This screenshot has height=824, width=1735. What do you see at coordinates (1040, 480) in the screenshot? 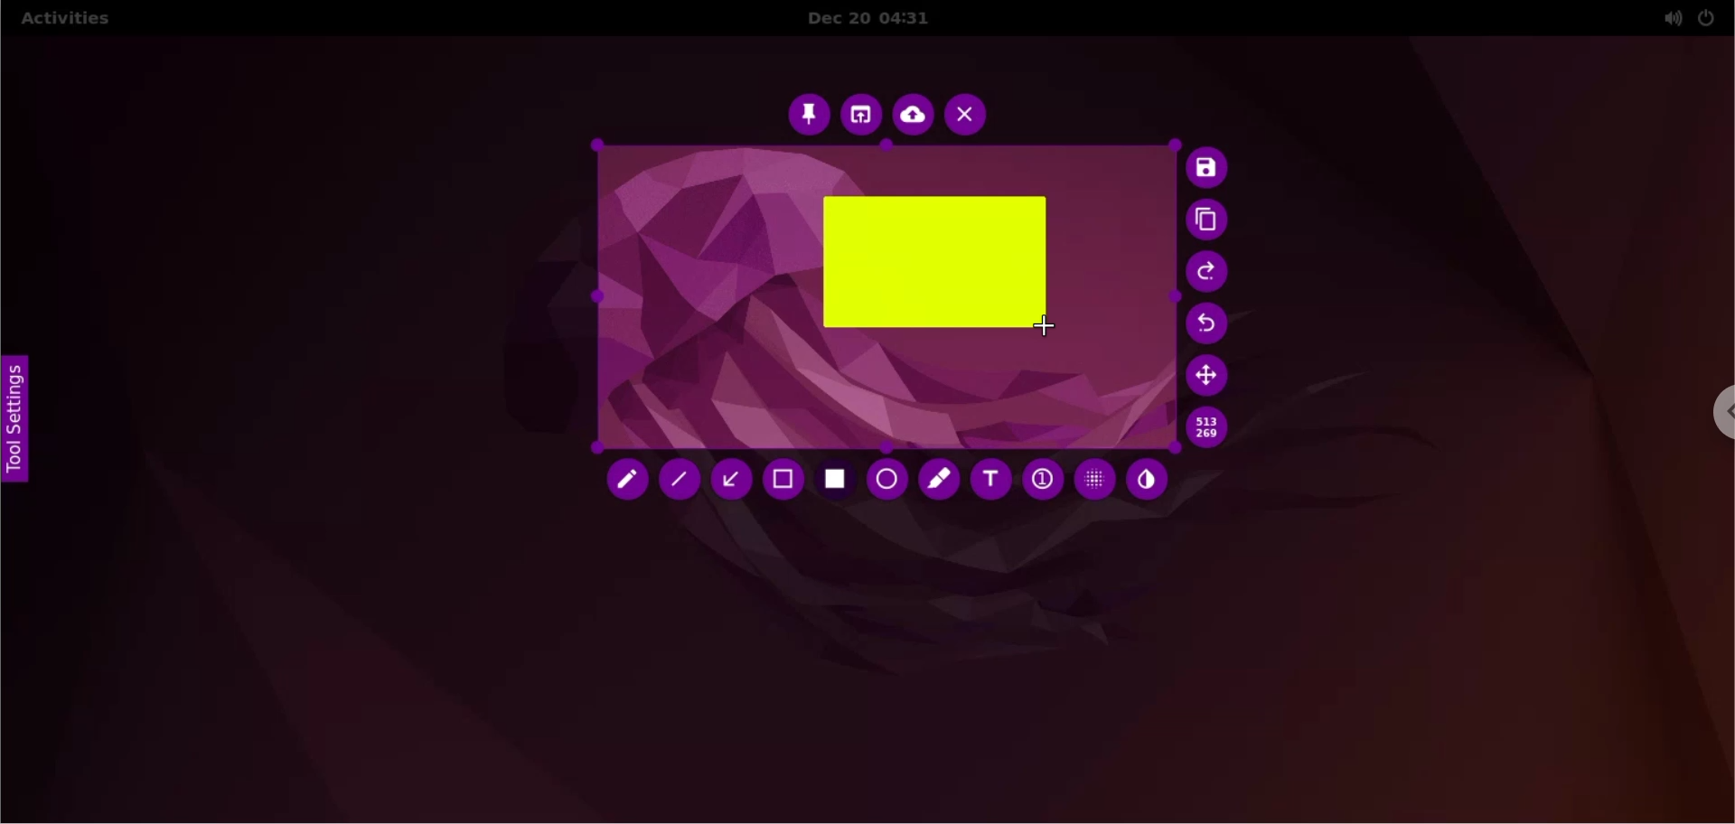
I see `auto increment` at bounding box center [1040, 480].